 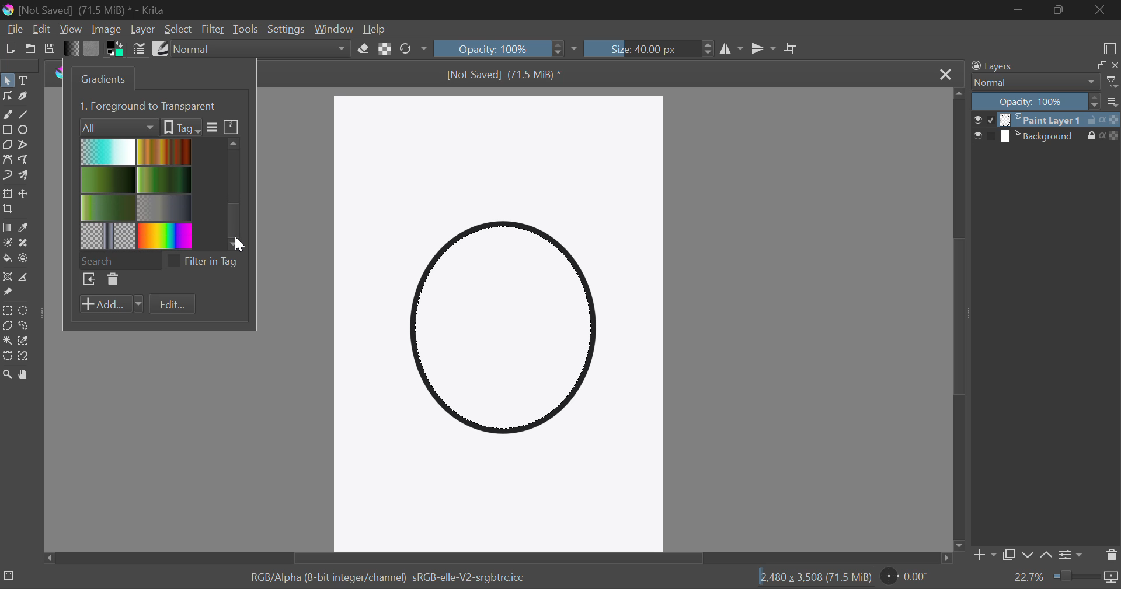 I want to click on Pan, so click(x=26, y=376).